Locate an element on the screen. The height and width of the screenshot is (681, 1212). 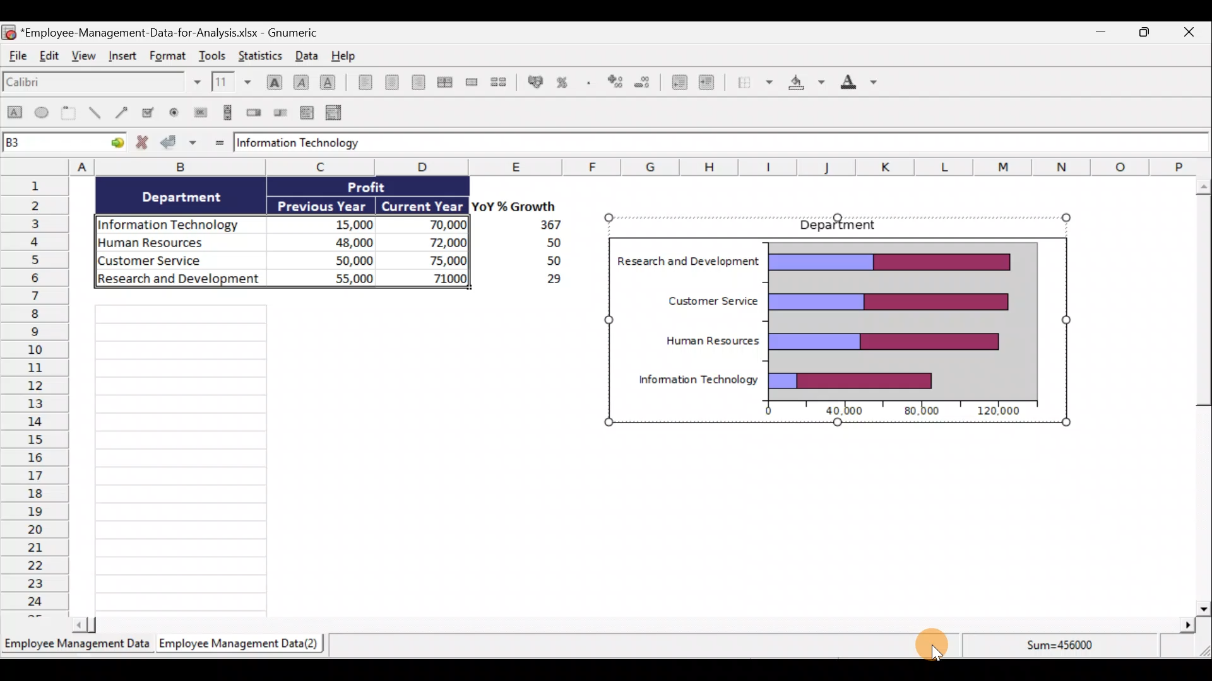
40.000 is located at coordinates (846, 412).